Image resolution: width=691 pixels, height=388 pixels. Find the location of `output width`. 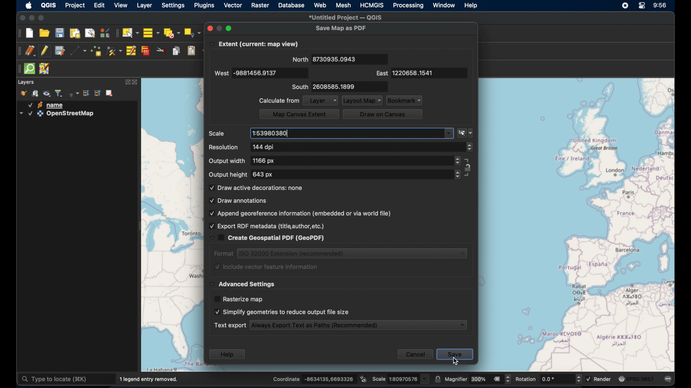

output width is located at coordinates (227, 161).